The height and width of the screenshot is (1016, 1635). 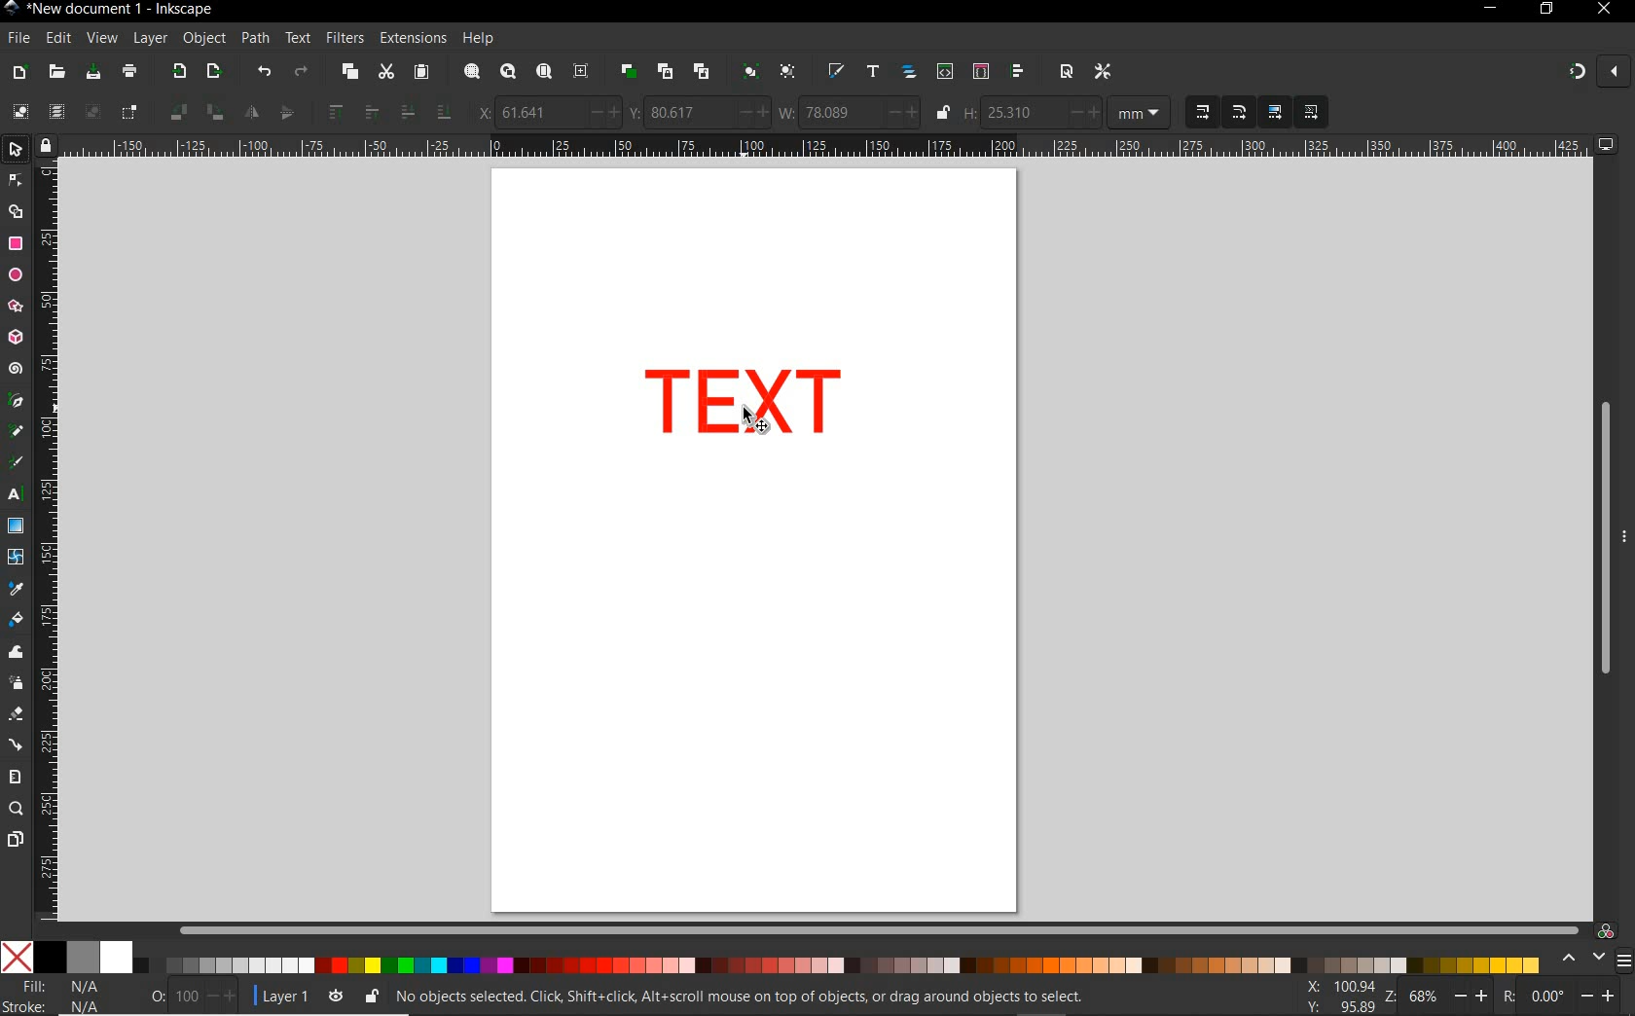 I want to click on cut, so click(x=385, y=73).